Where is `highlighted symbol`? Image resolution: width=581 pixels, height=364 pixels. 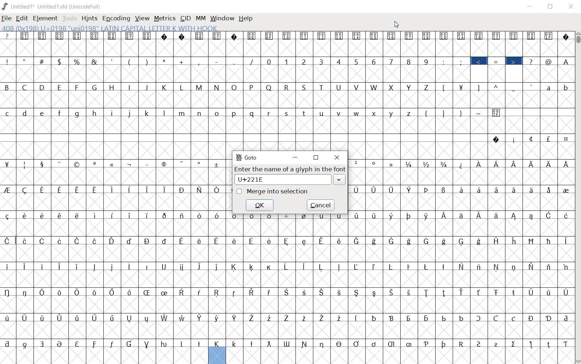
highlighted symbol is located at coordinates (479, 61).